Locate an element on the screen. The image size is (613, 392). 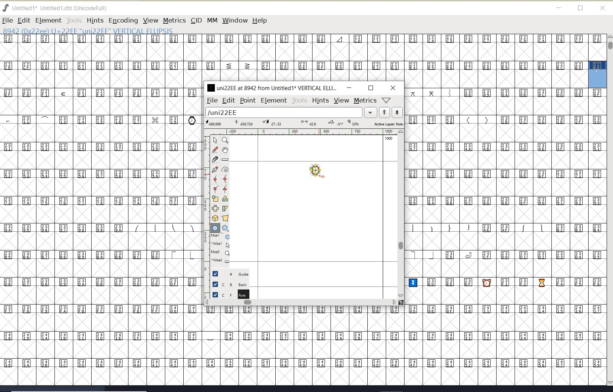
GLYPHY CHARACTERS & NUMBERS is located at coordinates (506, 237).